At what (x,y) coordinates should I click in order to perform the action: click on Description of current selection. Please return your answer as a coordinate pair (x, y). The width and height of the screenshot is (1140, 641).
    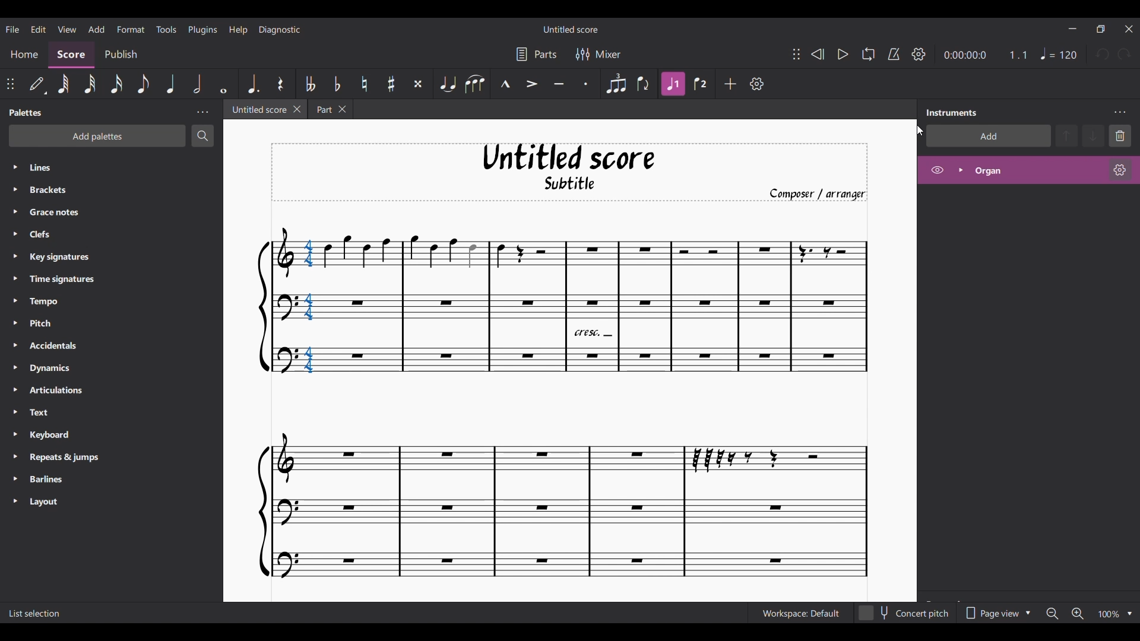
    Looking at the image, I should click on (38, 613).